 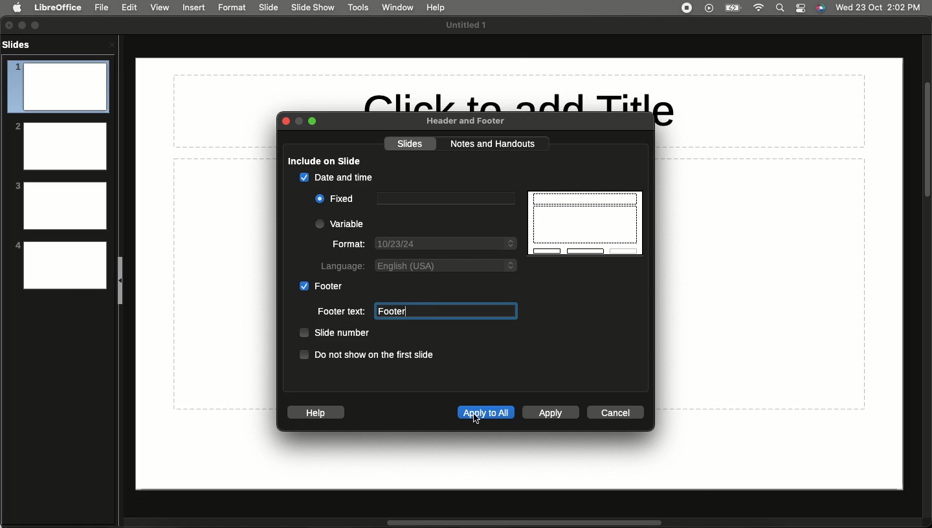 What do you see at coordinates (436, 8) in the screenshot?
I see `Hel` at bounding box center [436, 8].